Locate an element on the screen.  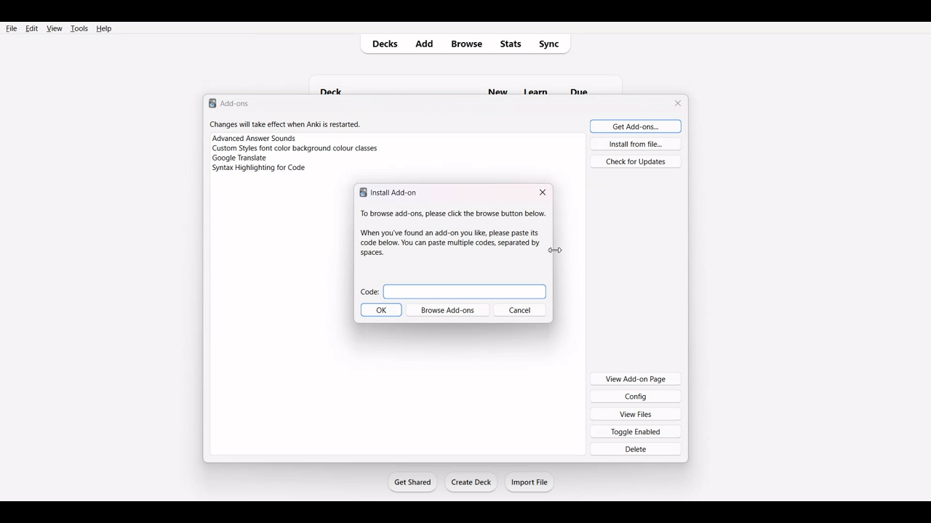
Toggle Enabled is located at coordinates (636, 431).